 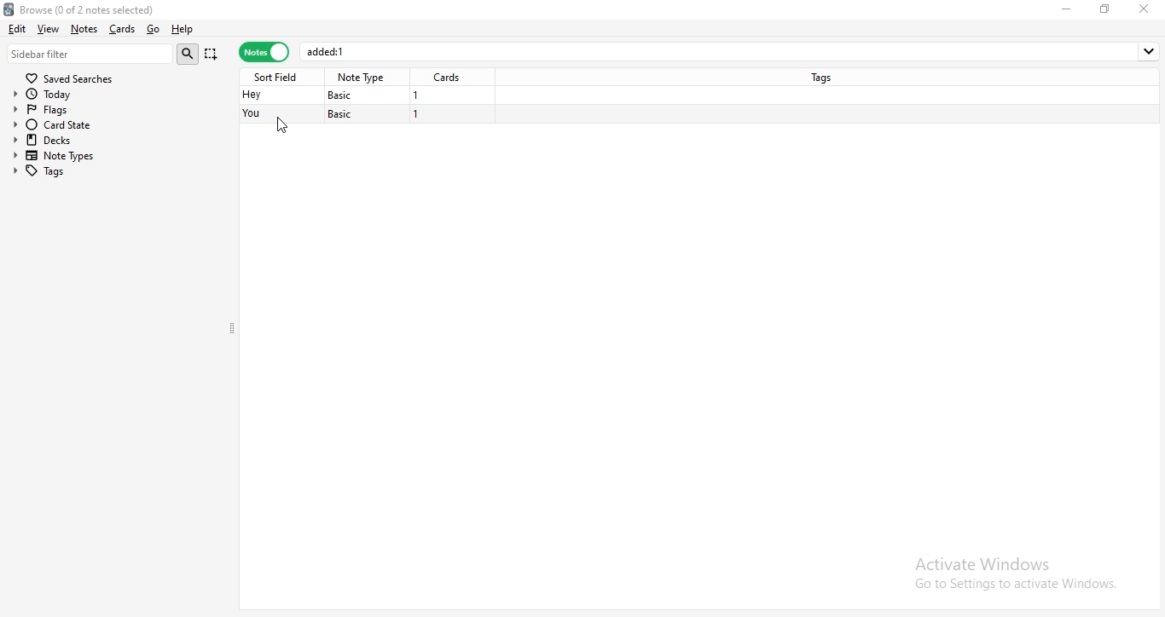 I want to click on cursor, so click(x=286, y=125).